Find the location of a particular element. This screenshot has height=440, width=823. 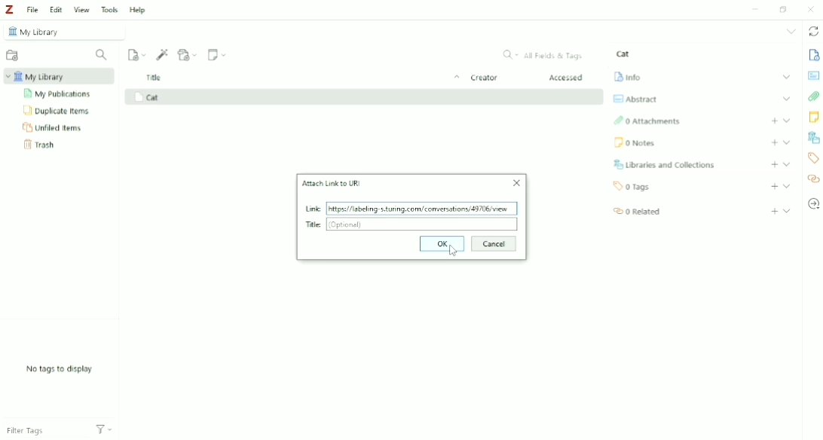

Add Attachment is located at coordinates (188, 54).